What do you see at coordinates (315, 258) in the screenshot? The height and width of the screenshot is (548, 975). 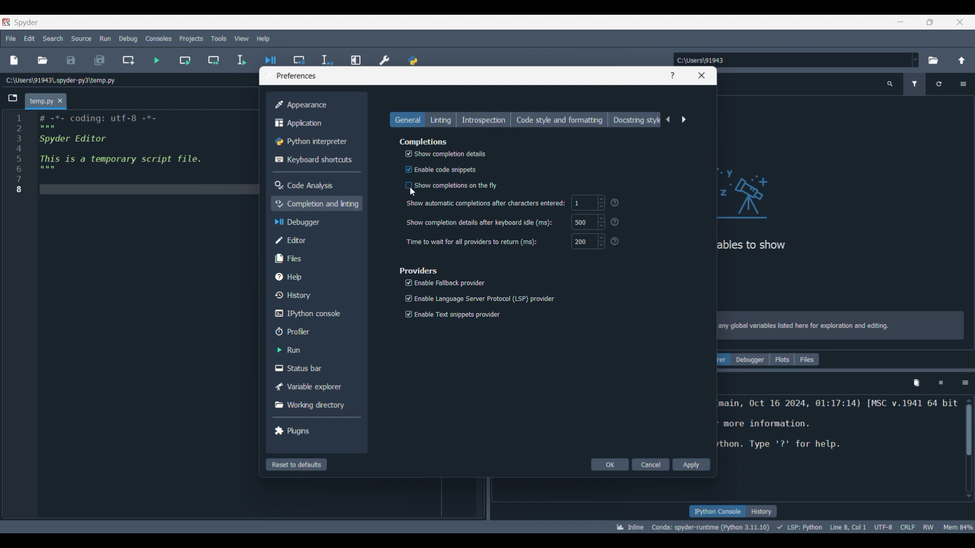 I see `Files` at bounding box center [315, 258].